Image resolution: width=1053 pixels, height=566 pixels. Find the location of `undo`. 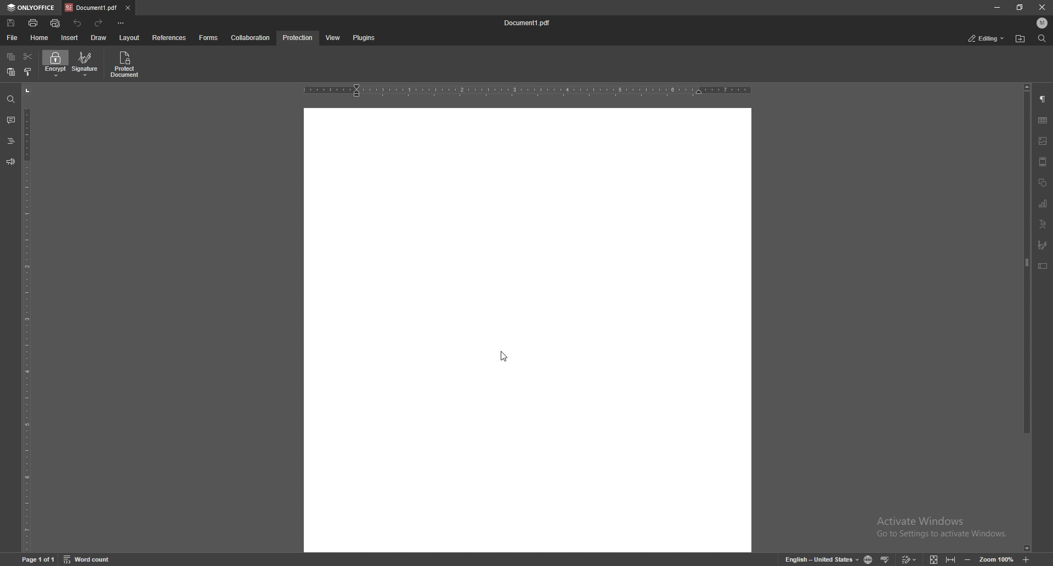

undo is located at coordinates (78, 24).